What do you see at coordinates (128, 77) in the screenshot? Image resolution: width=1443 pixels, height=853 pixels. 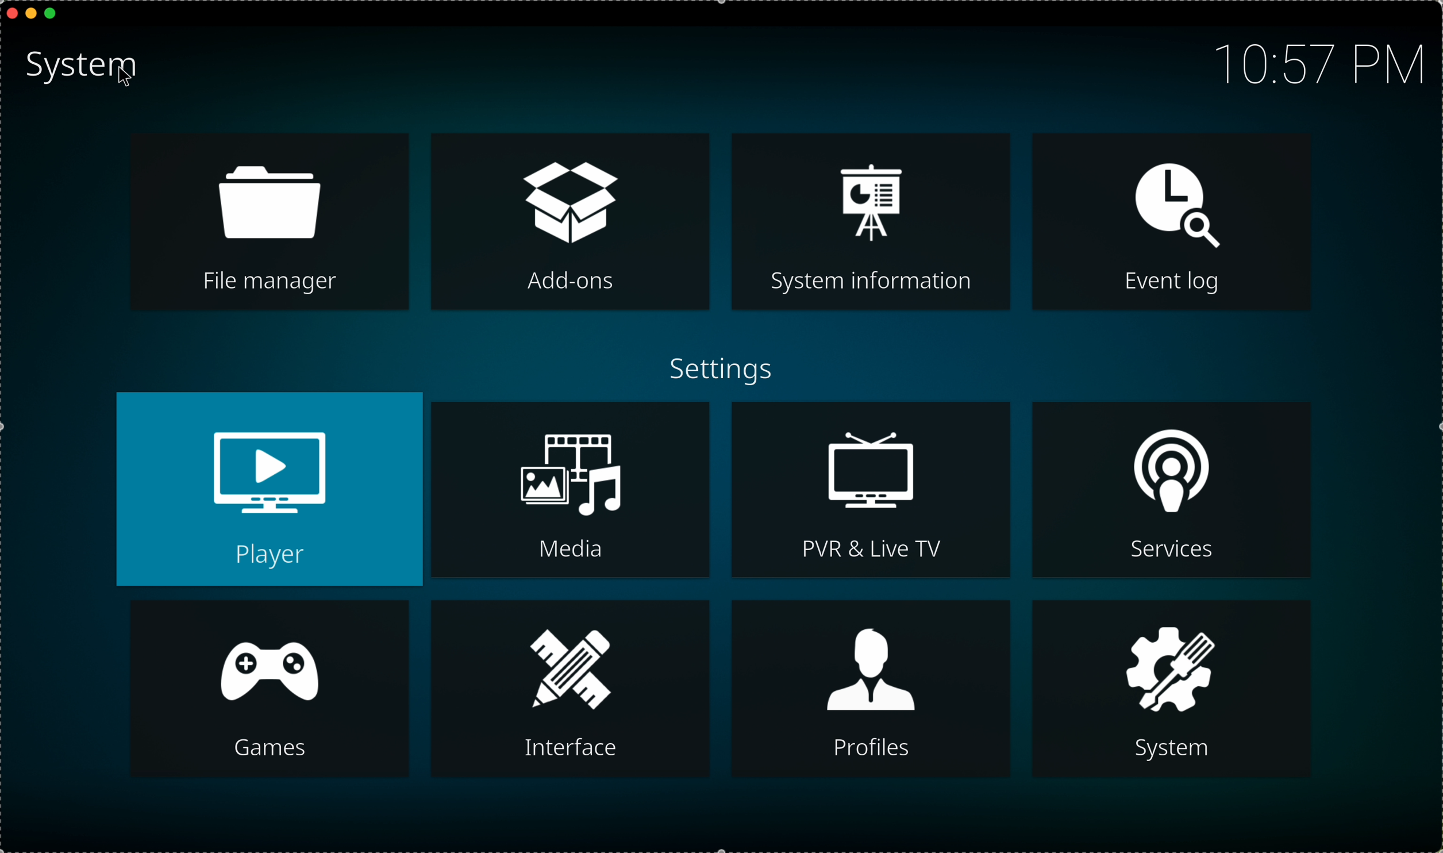 I see `Cursor` at bounding box center [128, 77].